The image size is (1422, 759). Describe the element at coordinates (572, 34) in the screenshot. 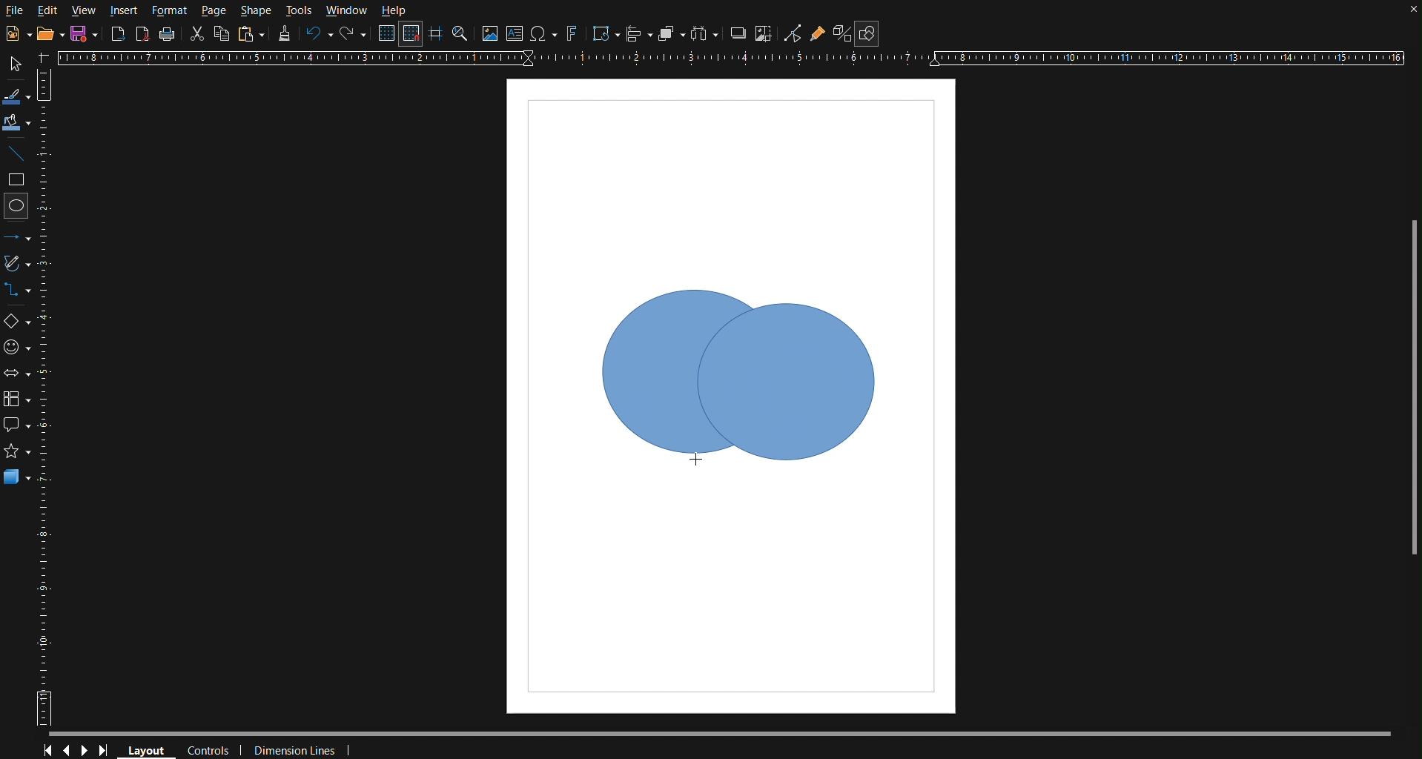

I see `Fontworks` at that location.